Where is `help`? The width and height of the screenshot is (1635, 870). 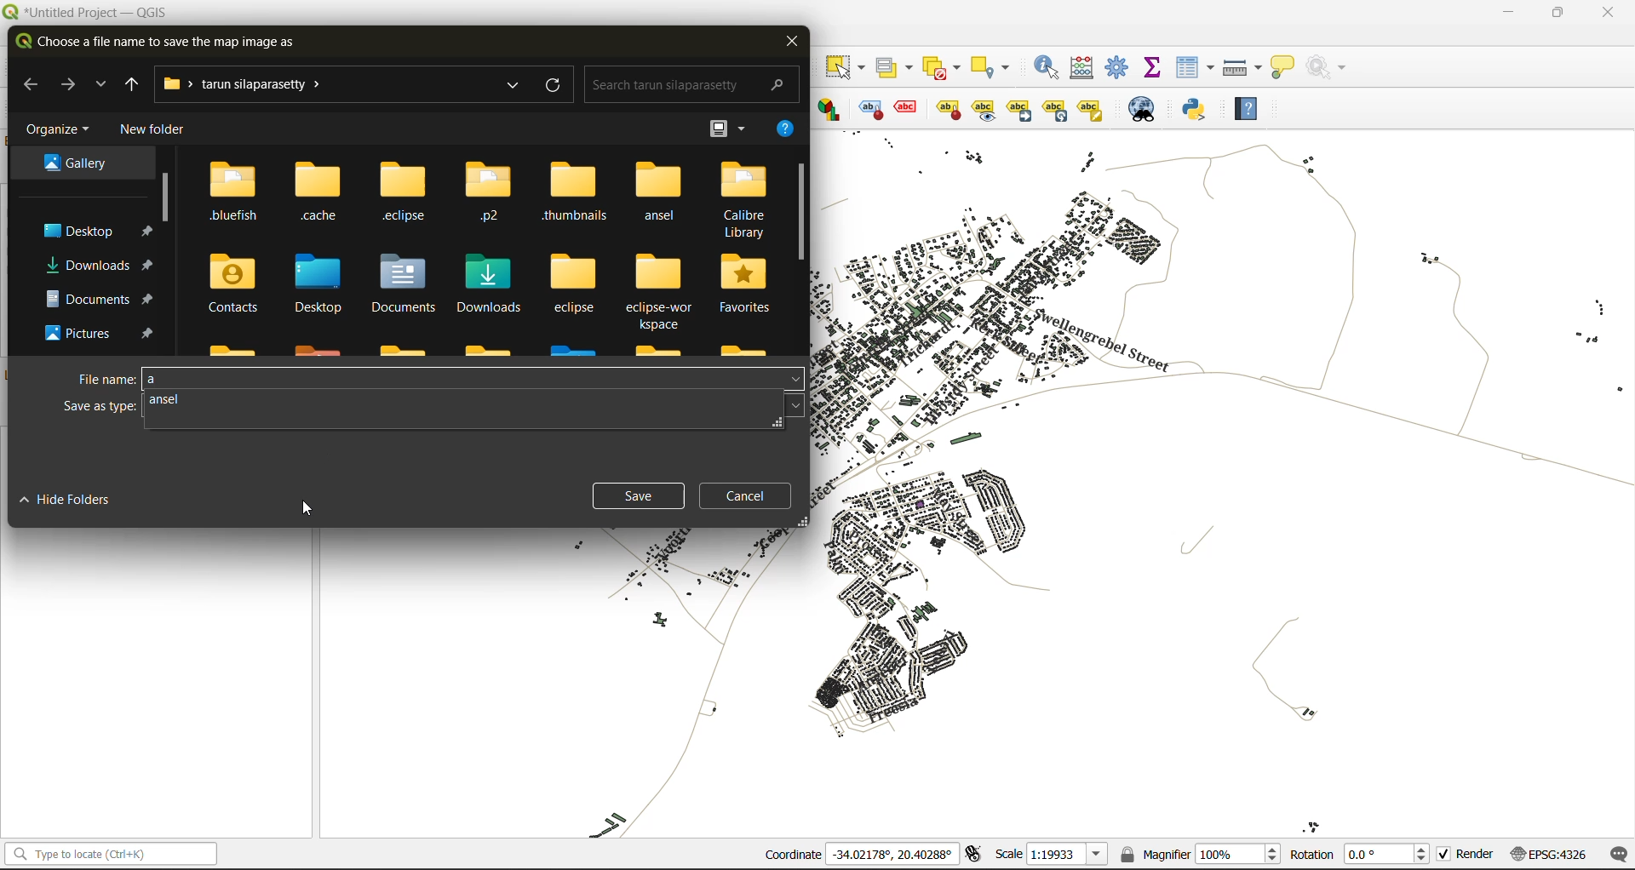
help is located at coordinates (782, 131).